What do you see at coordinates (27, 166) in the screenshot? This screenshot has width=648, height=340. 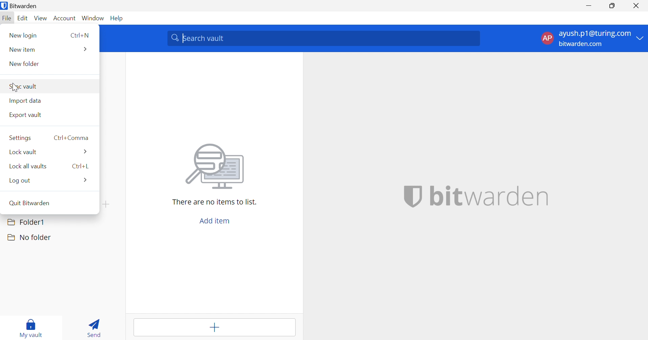 I see `Lock all vaults` at bounding box center [27, 166].